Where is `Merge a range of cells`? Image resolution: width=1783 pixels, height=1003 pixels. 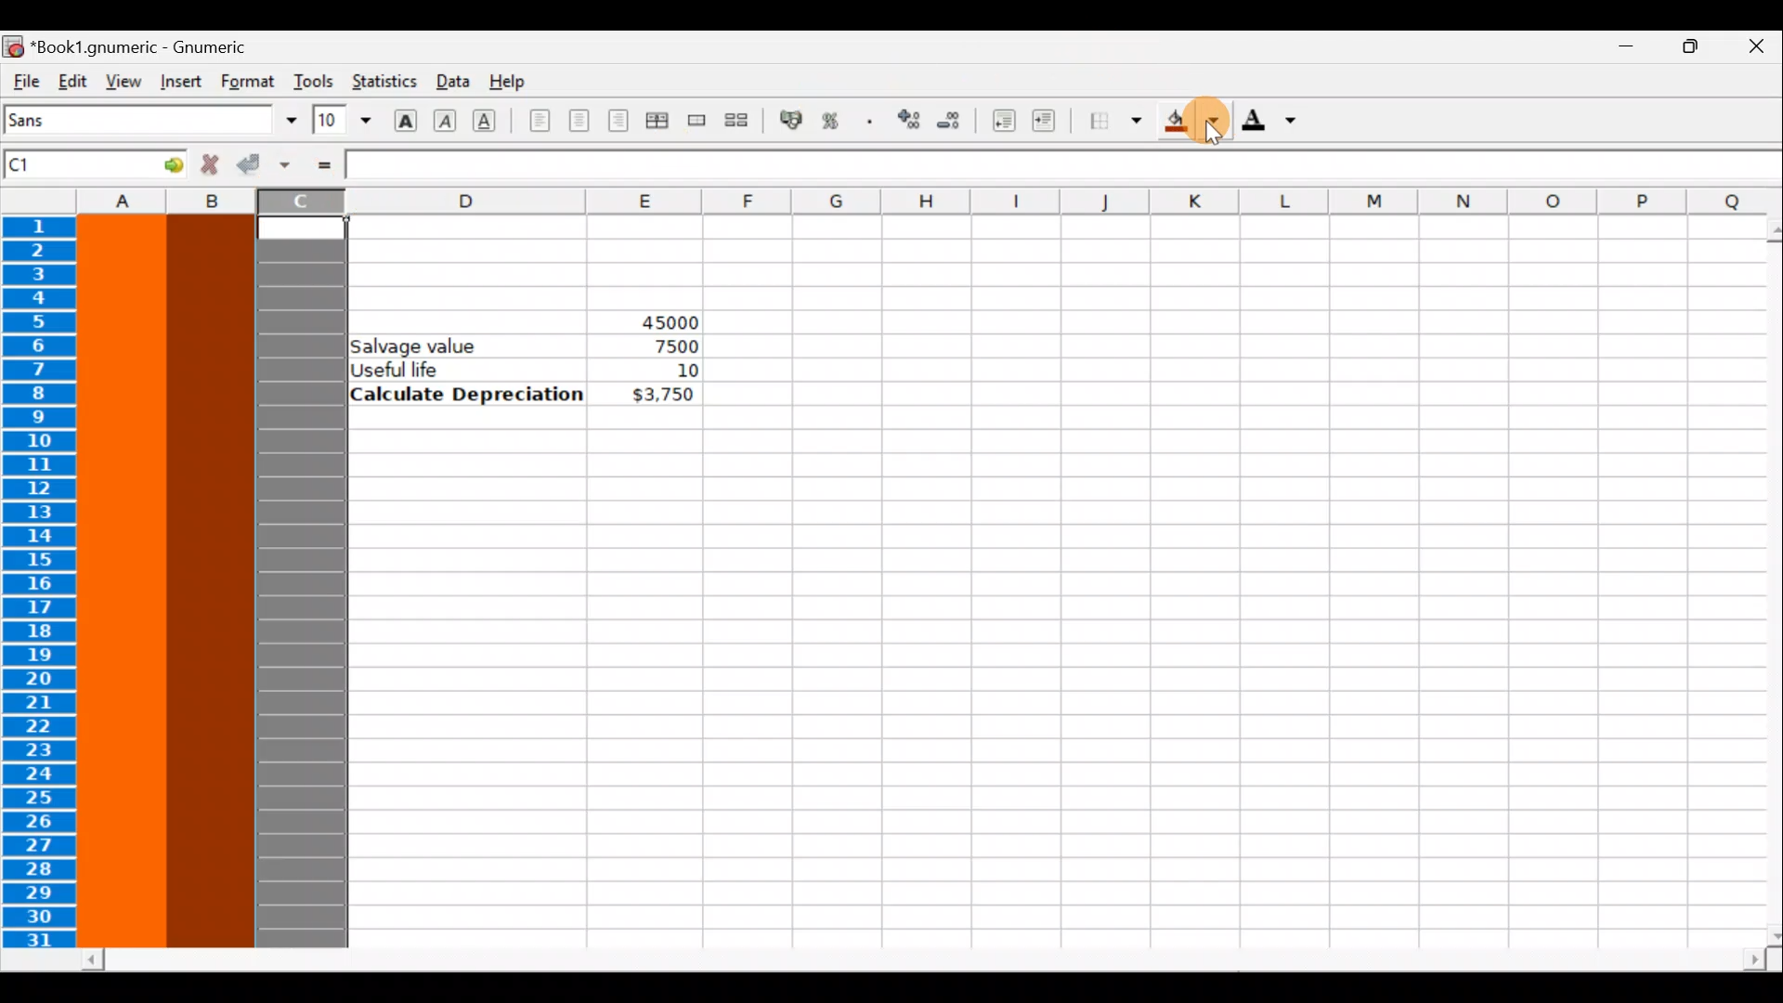 Merge a range of cells is located at coordinates (698, 124).